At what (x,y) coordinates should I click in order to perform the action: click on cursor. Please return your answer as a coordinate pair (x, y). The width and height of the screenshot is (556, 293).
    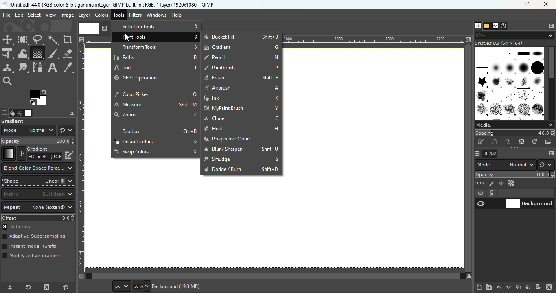
    Looking at the image, I should click on (130, 37).